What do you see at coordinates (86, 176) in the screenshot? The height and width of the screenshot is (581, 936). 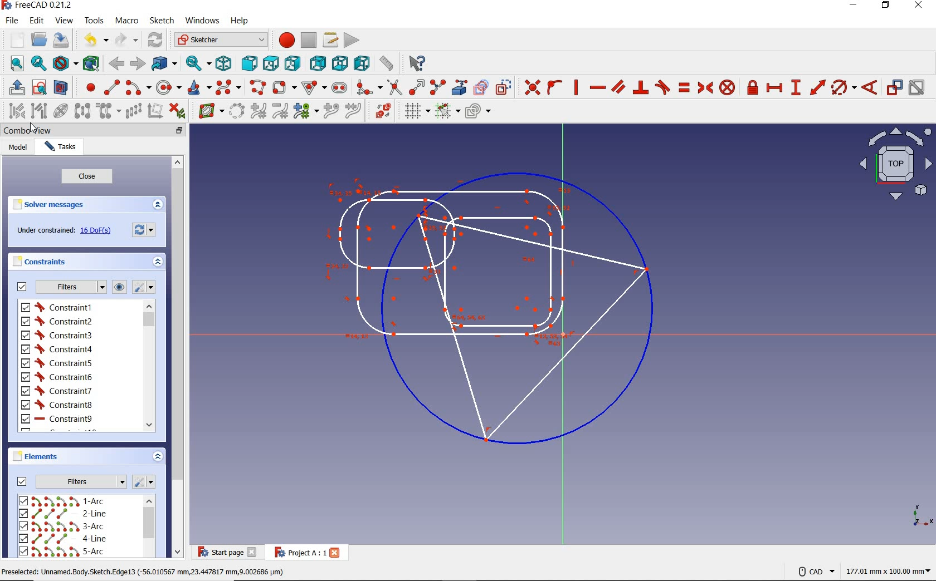 I see `close` at bounding box center [86, 176].